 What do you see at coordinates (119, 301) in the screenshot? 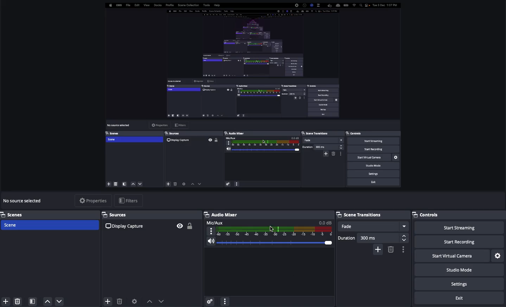
I see `Delete` at bounding box center [119, 301].